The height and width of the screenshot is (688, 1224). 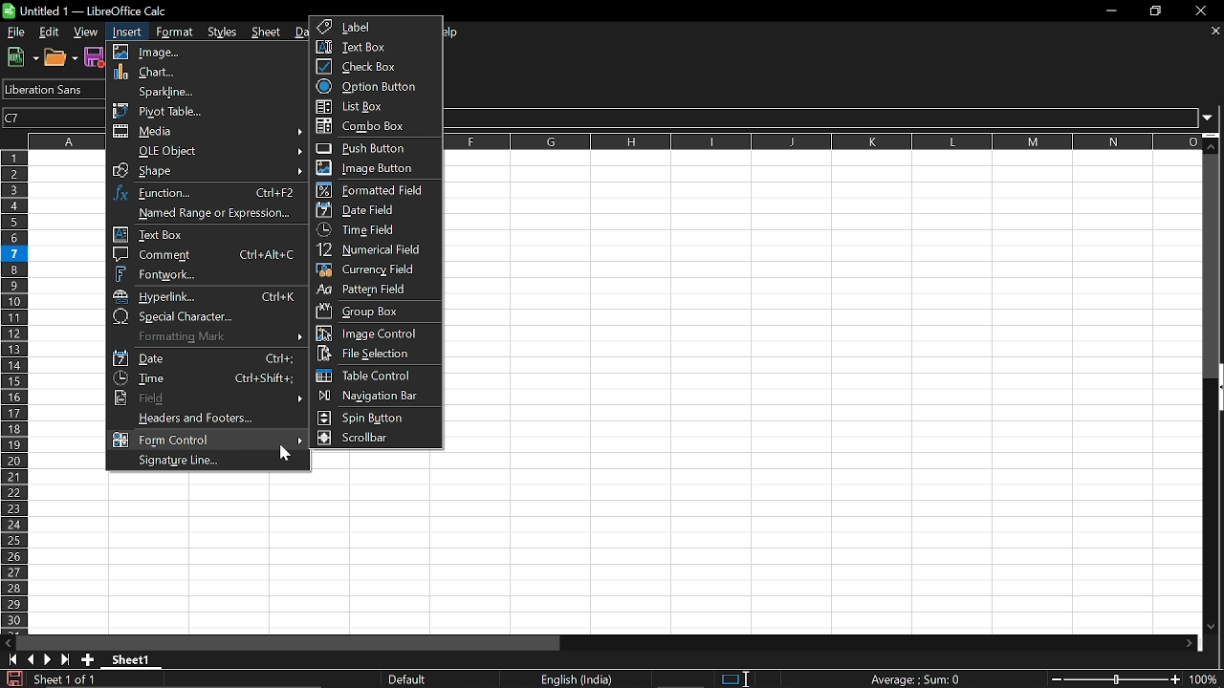 What do you see at coordinates (8, 643) in the screenshot?
I see `MOve left` at bounding box center [8, 643].